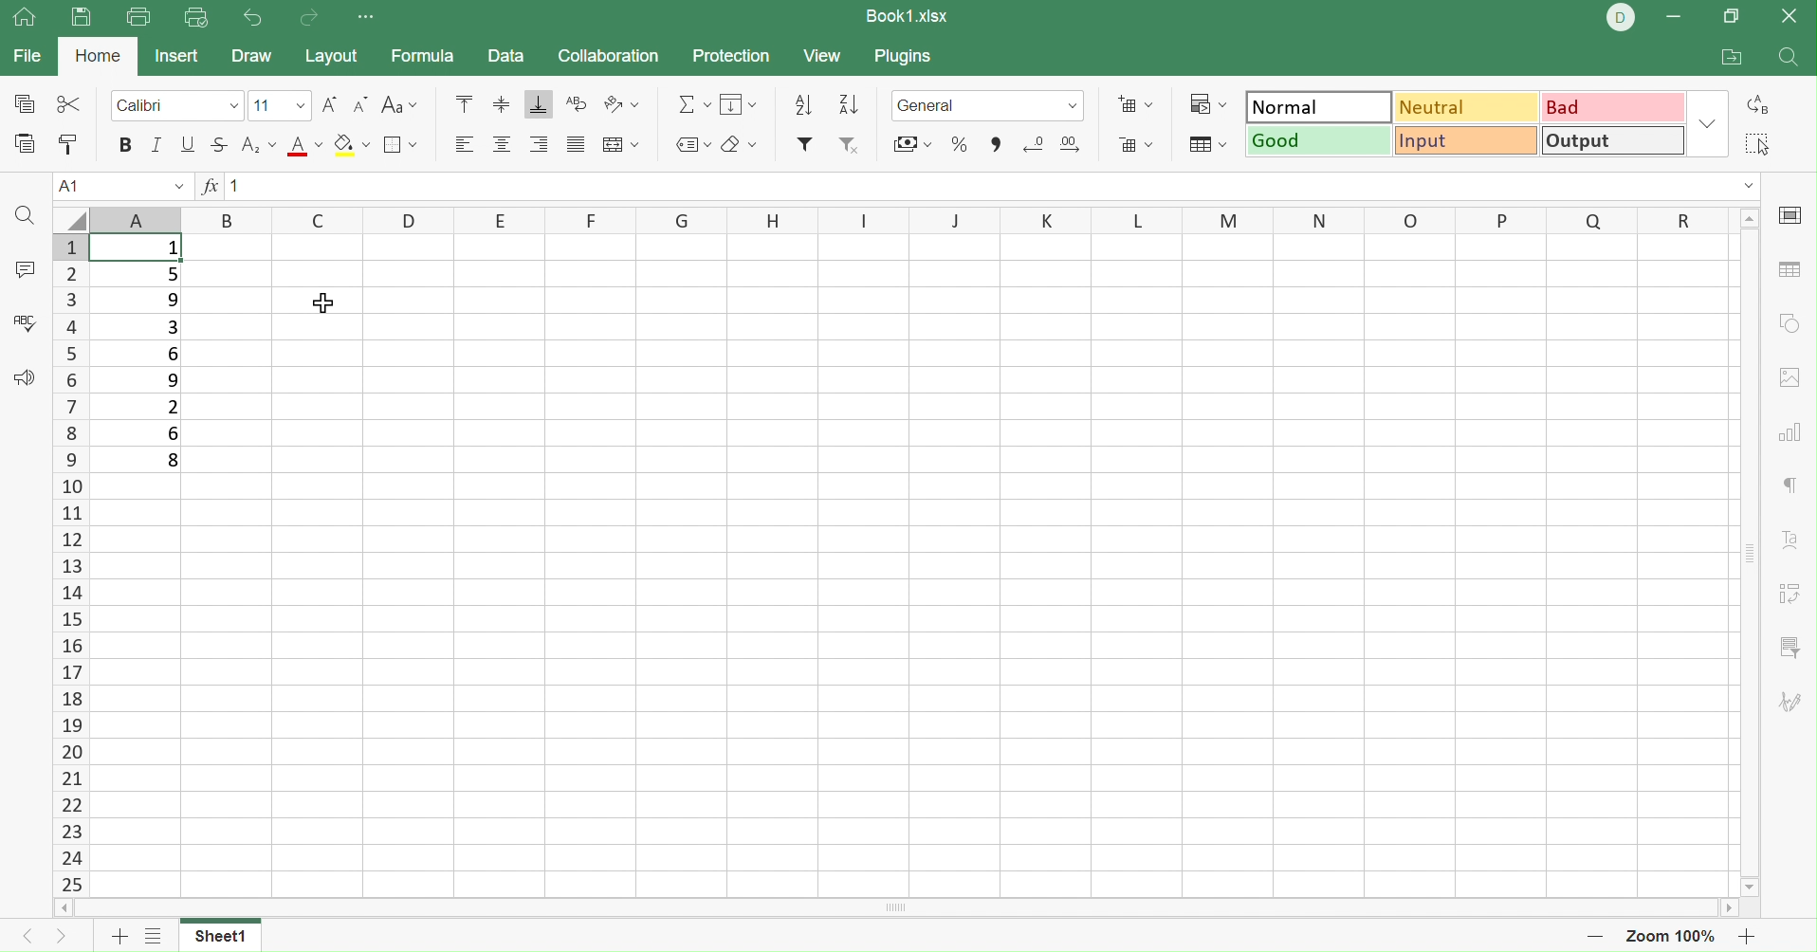 The image size is (1817, 952). I want to click on Close, so click(1794, 15).